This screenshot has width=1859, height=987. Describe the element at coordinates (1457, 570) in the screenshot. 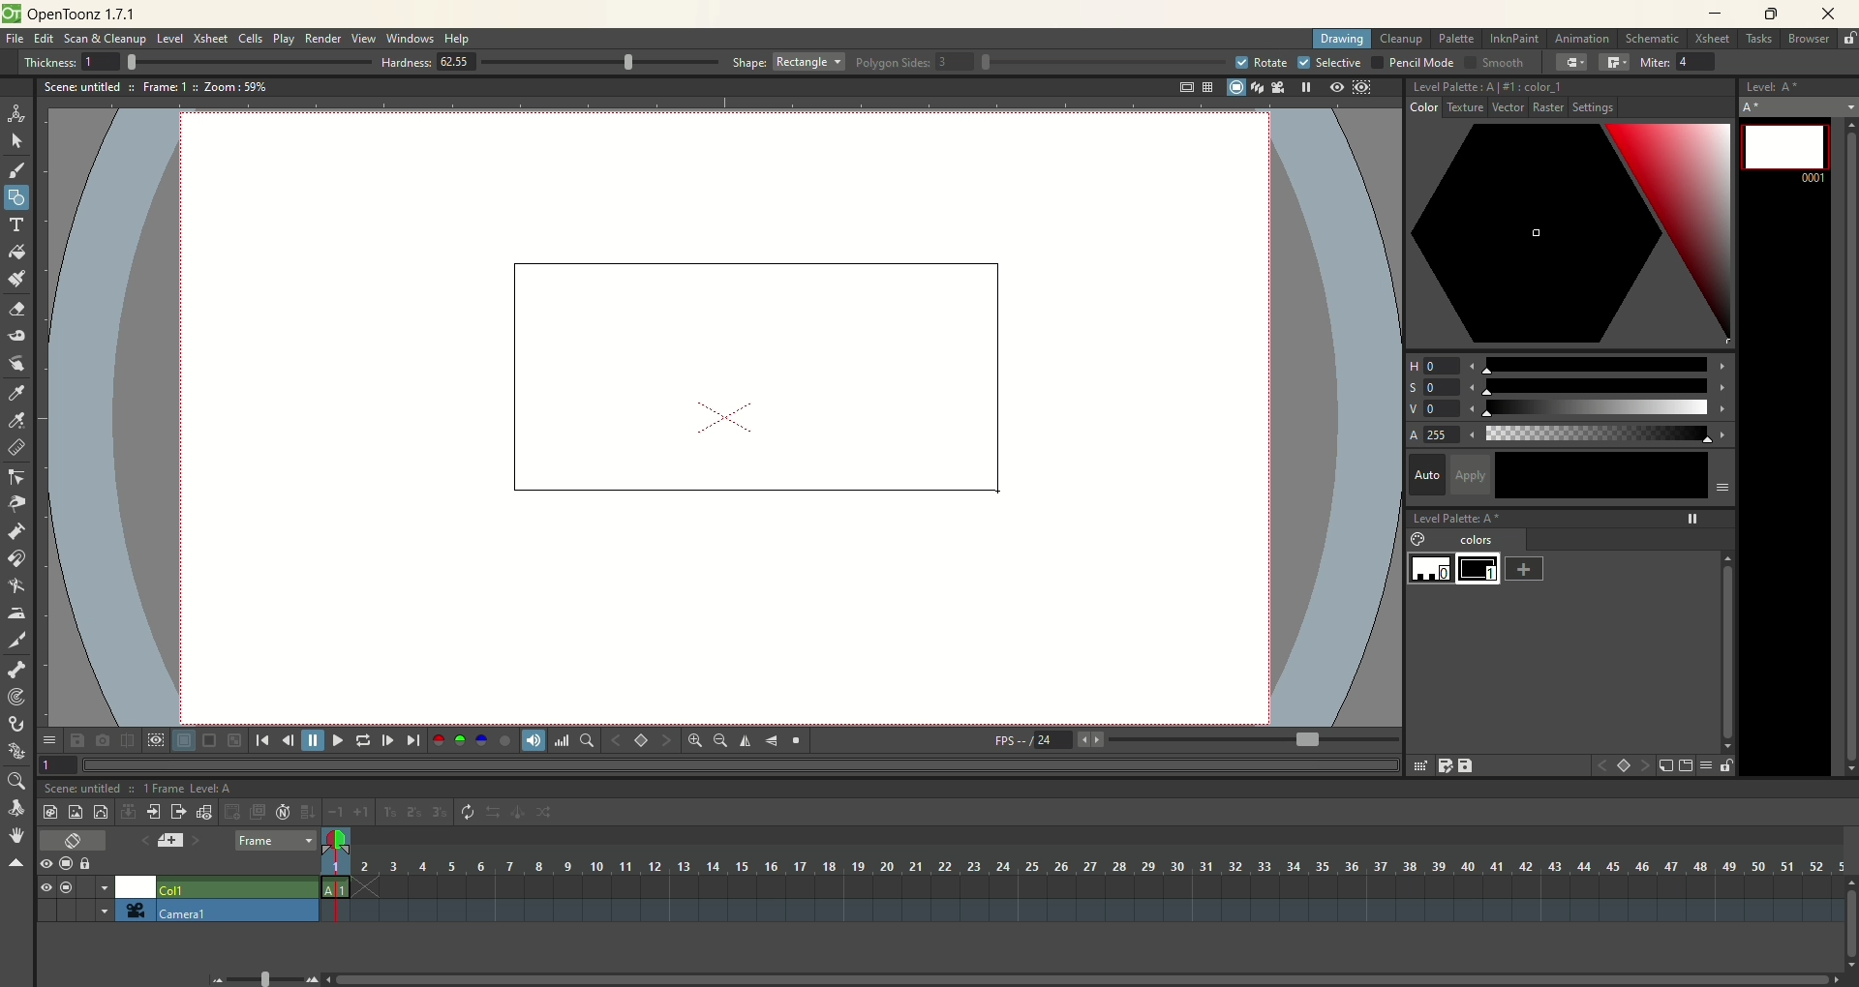

I see `color 0 and 1` at that location.